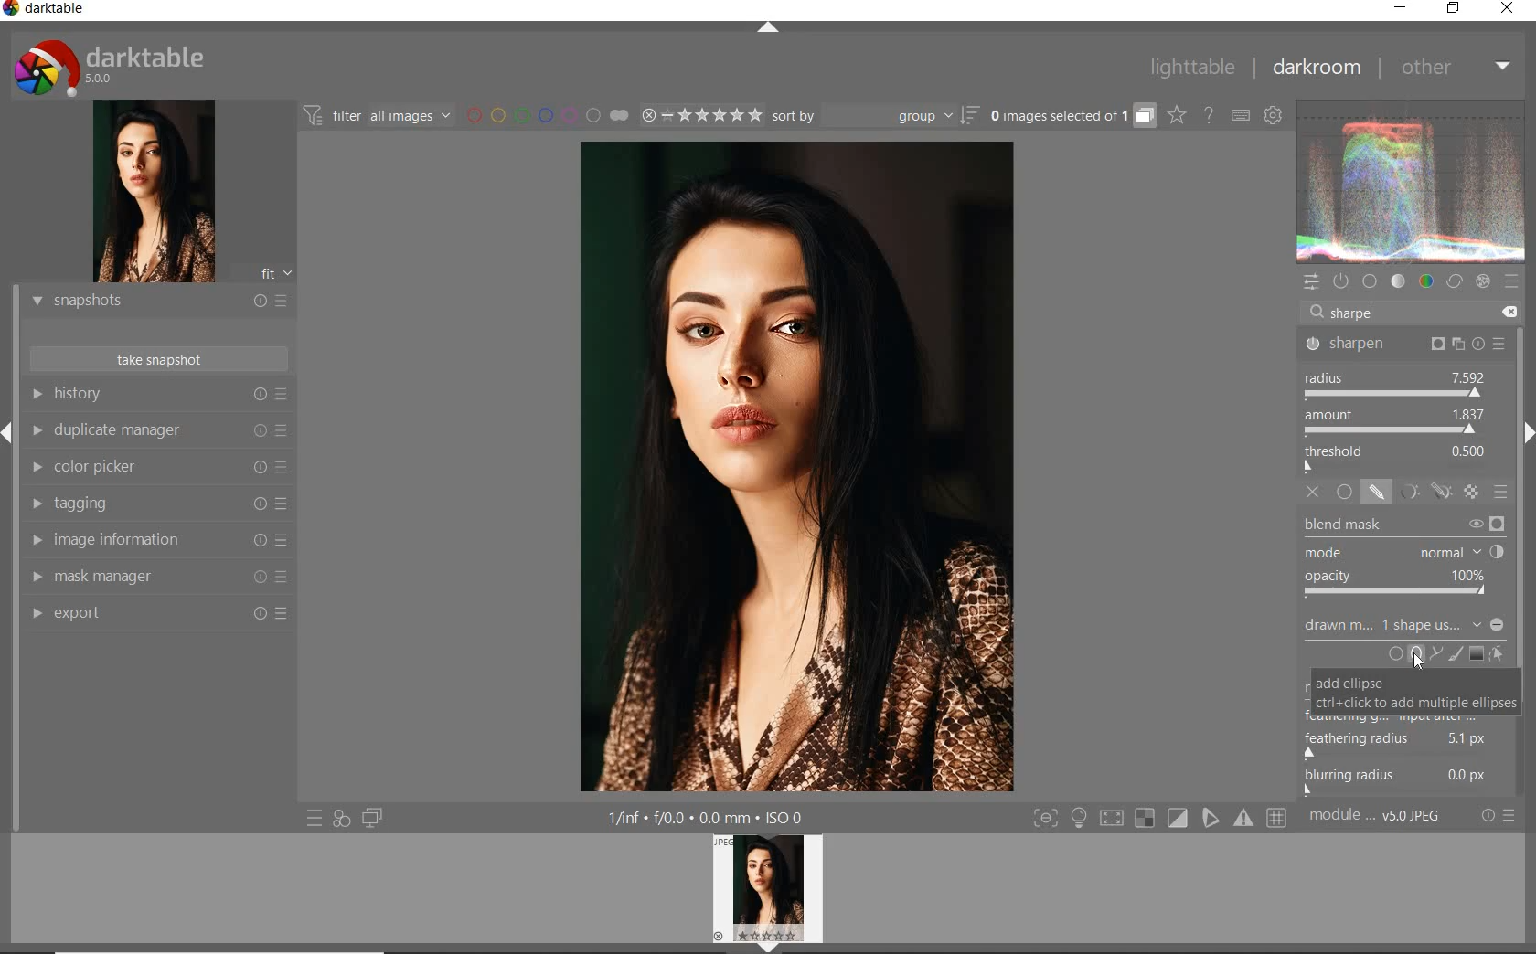 This screenshot has height=954, width=1536. I want to click on change overlays shown on thumbnails, so click(1176, 116).